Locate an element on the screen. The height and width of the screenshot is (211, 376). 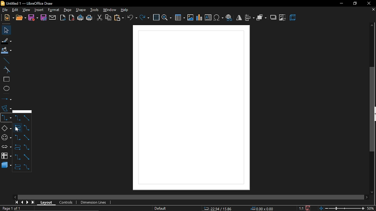
curved connector with arrows is located at coordinates (18, 168).